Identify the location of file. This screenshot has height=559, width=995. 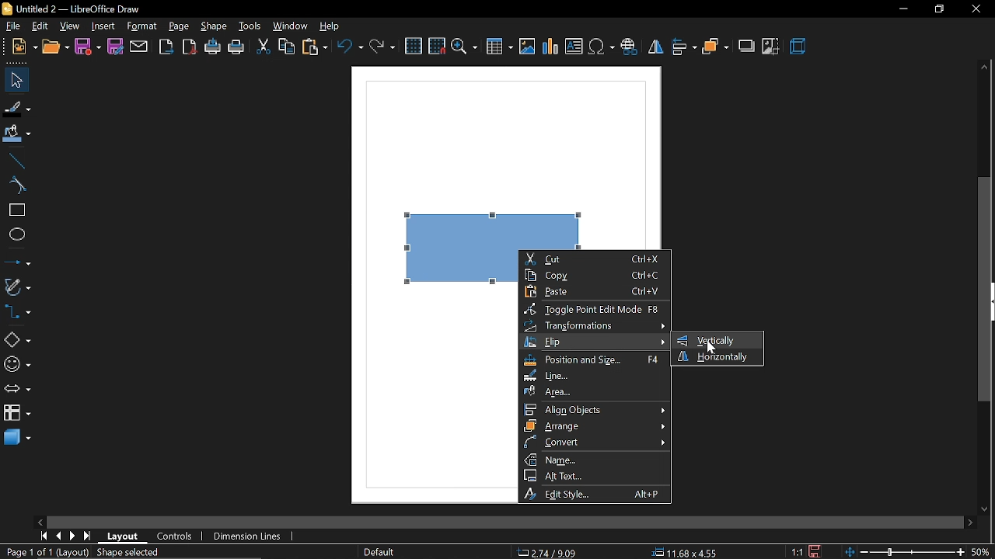
(14, 26).